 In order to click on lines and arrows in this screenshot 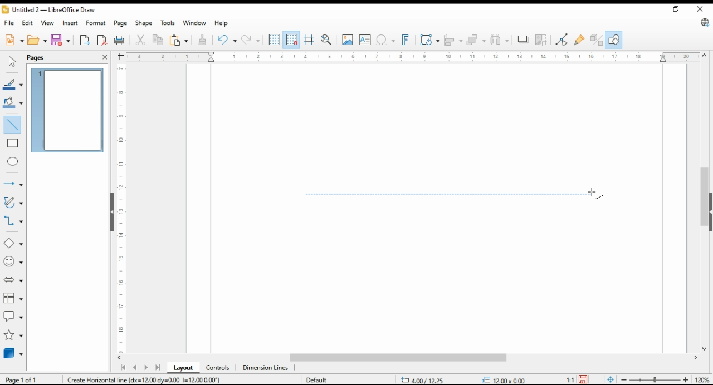, I will do `click(13, 184)`.